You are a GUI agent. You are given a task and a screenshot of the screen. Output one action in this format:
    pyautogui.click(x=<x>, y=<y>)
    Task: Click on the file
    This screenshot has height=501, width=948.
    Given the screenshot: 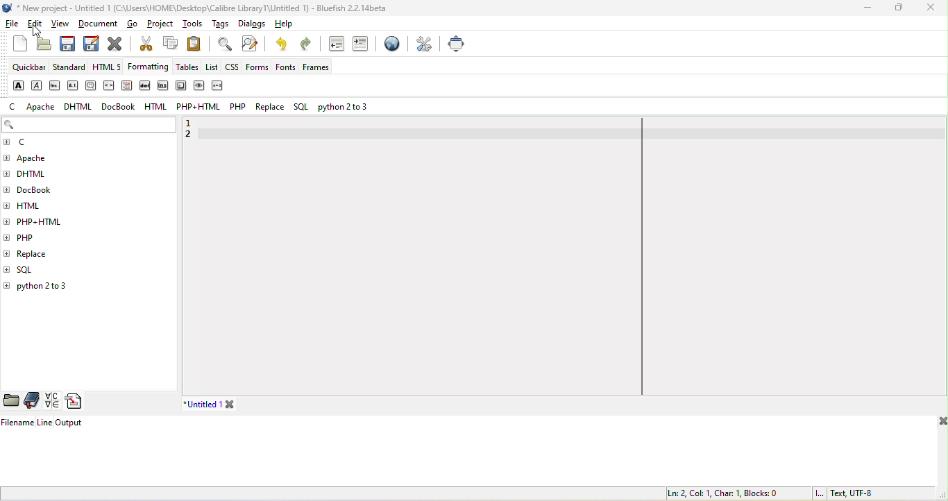 What is the action you would take?
    pyautogui.click(x=13, y=23)
    